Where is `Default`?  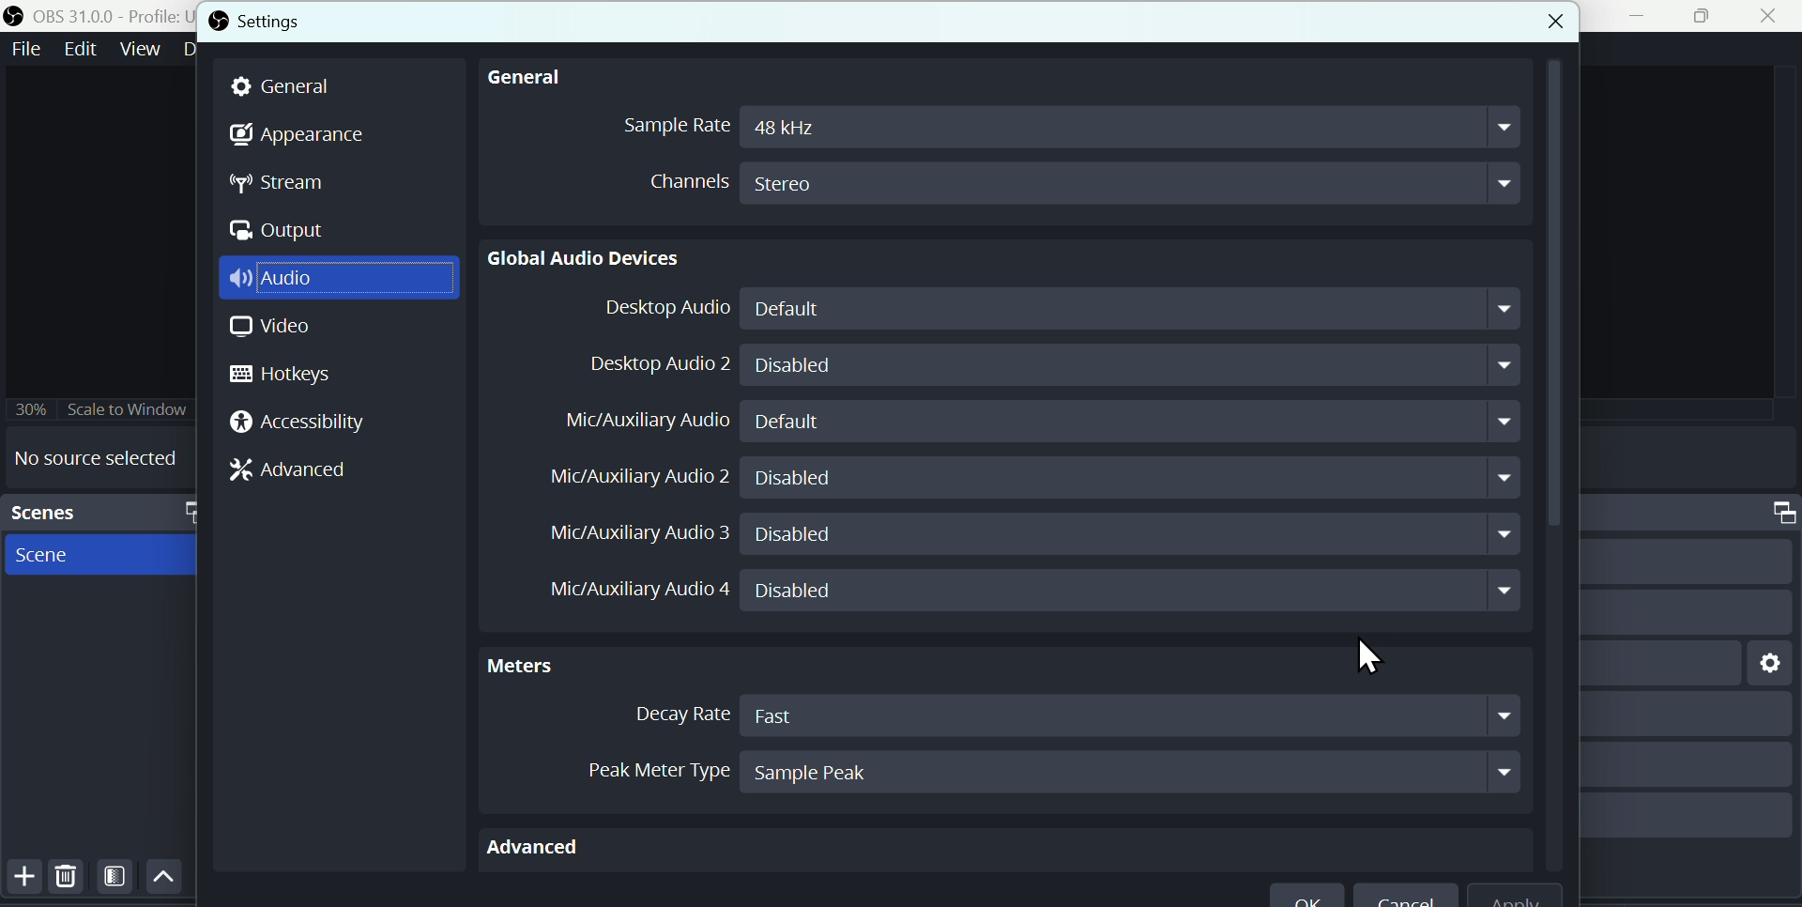
Default is located at coordinates (1137, 310).